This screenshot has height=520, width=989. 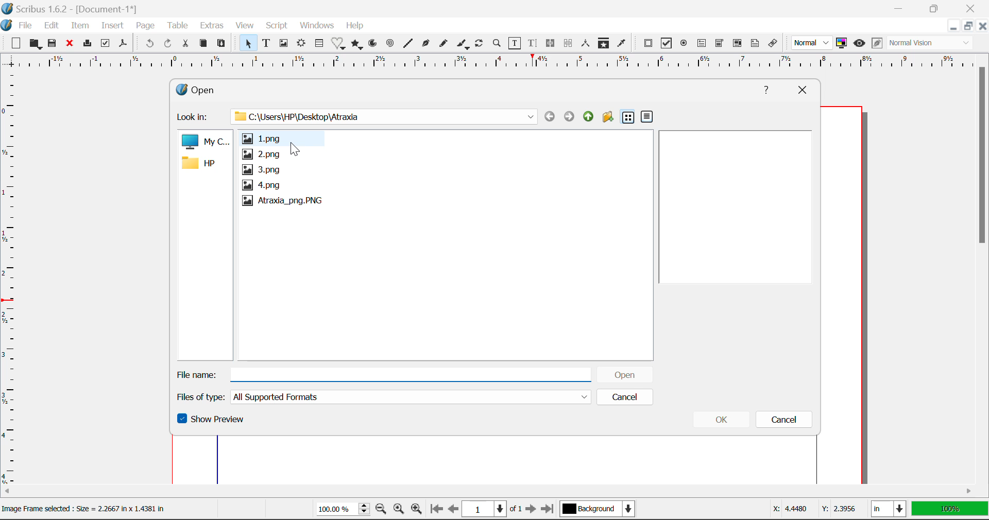 I want to click on : All Supported Formats , so click(x=412, y=397).